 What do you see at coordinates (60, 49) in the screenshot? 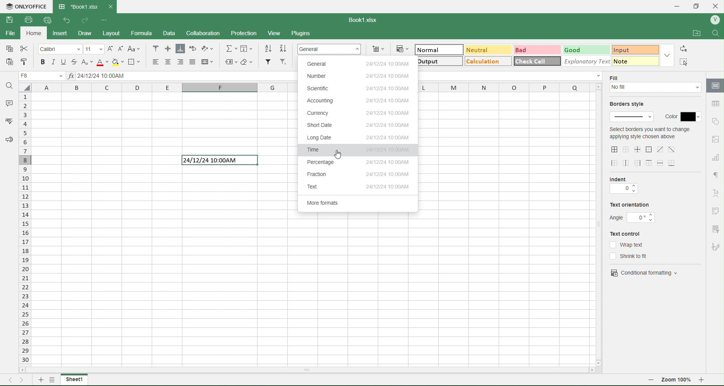
I see `Font Style` at bounding box center [60, 49].